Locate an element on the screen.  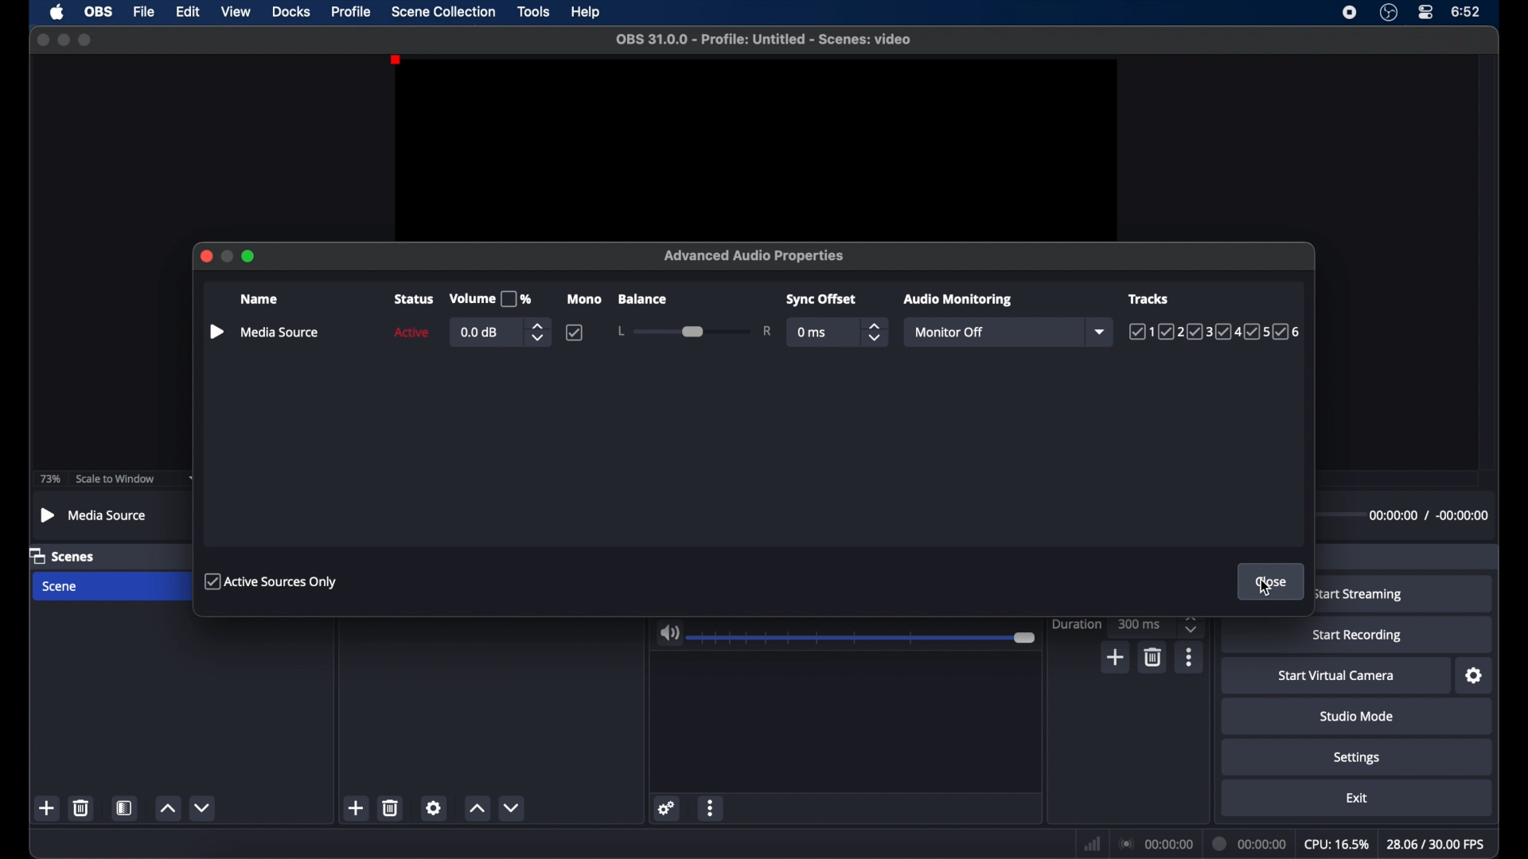
file is located at coordinates (144, 13).